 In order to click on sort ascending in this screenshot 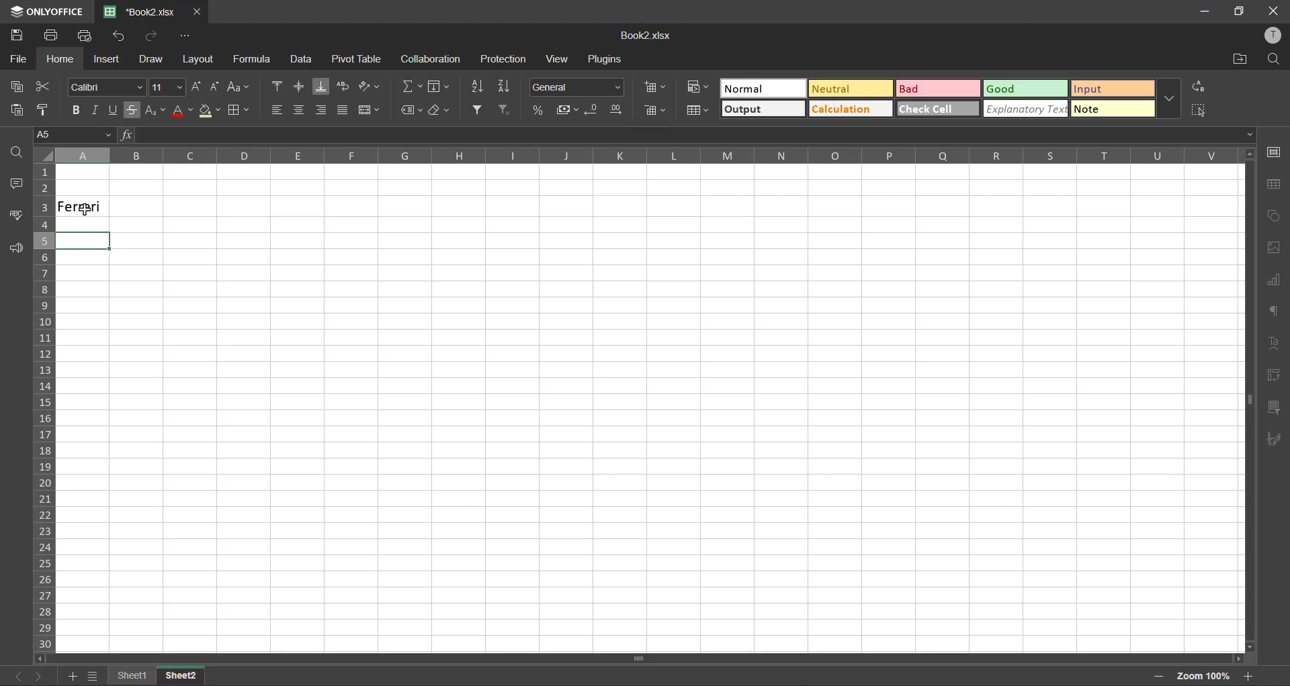, I will do `click(478, 87)`.